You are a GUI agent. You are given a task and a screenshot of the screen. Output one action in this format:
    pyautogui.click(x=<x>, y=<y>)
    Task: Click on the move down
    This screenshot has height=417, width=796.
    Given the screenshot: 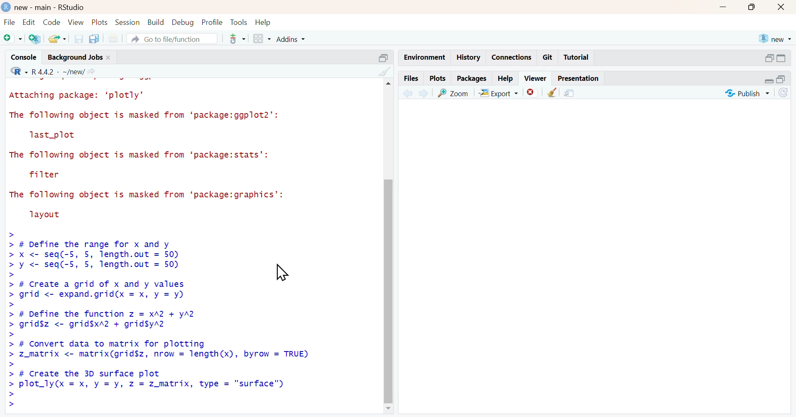 What is the action you would take?
    pyautogui.click(x=388, y=411)
    